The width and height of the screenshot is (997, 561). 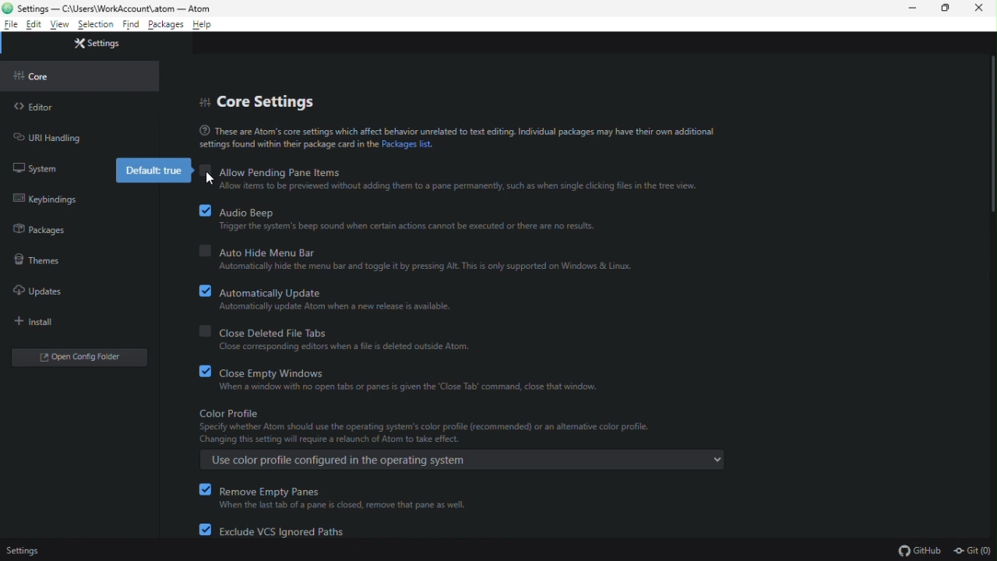 I want to click on auto hide menu bar. Automatically hide the menu bar and toggle it by pressing Alt. This is only supported in Windows & Linux., so click(x=417, y=259).